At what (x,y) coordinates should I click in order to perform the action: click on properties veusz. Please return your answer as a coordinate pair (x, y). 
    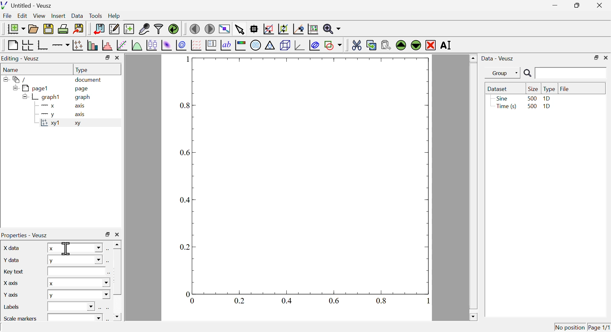
    Looking at the image, I should click on (26, 235).